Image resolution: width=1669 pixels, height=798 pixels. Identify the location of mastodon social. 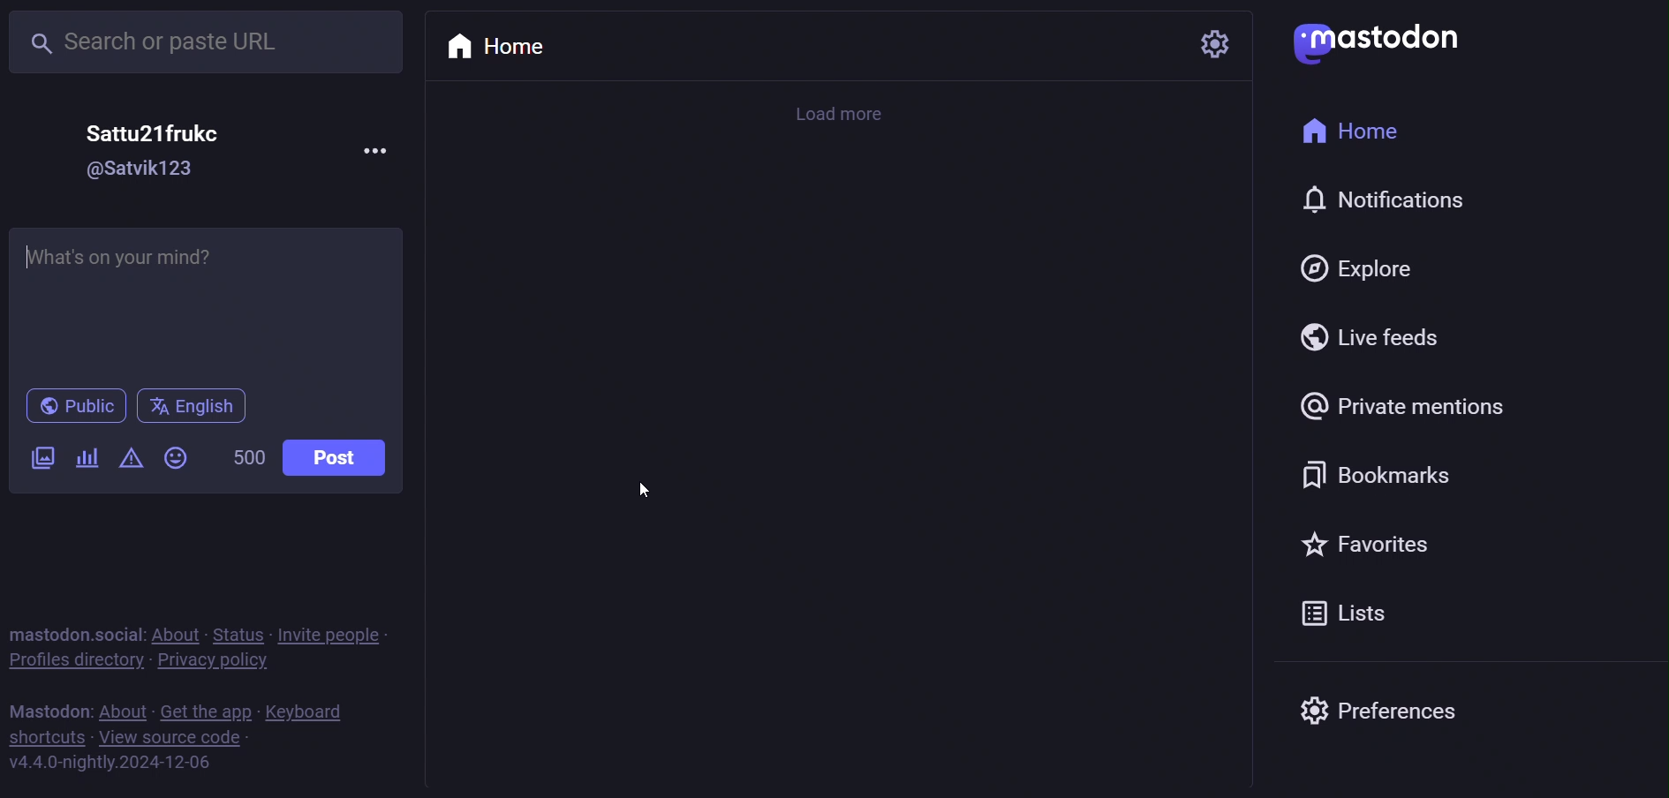
(72, 632).